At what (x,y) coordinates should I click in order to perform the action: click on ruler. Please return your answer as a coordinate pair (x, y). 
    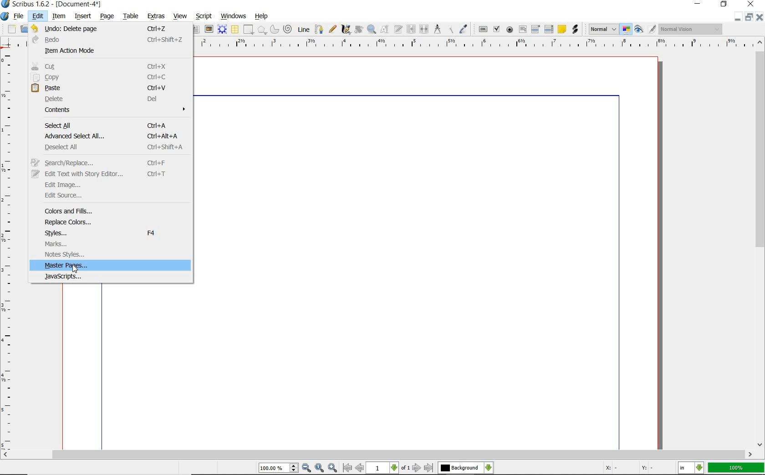
    Looking at the image, I should click on (473, 43).